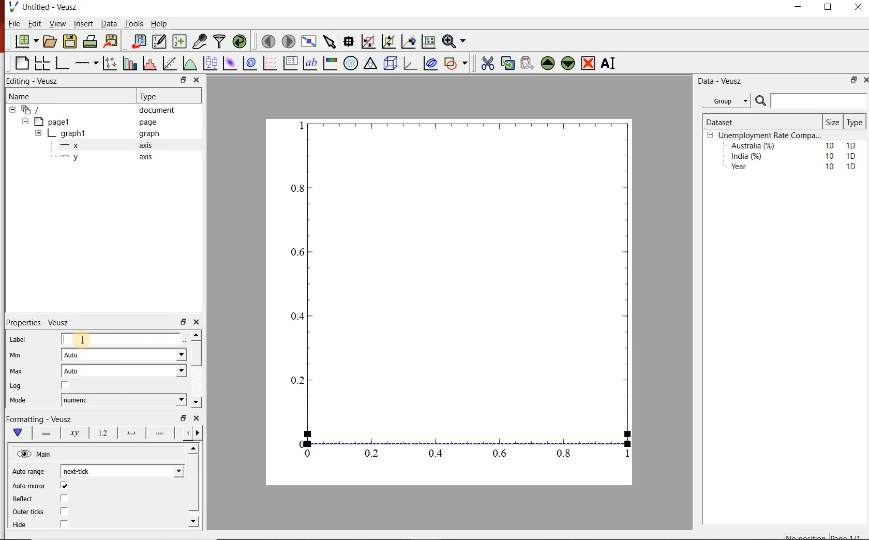  Describe the element at coordinates (866, 79) in the screenshot. I see `close` at that location.